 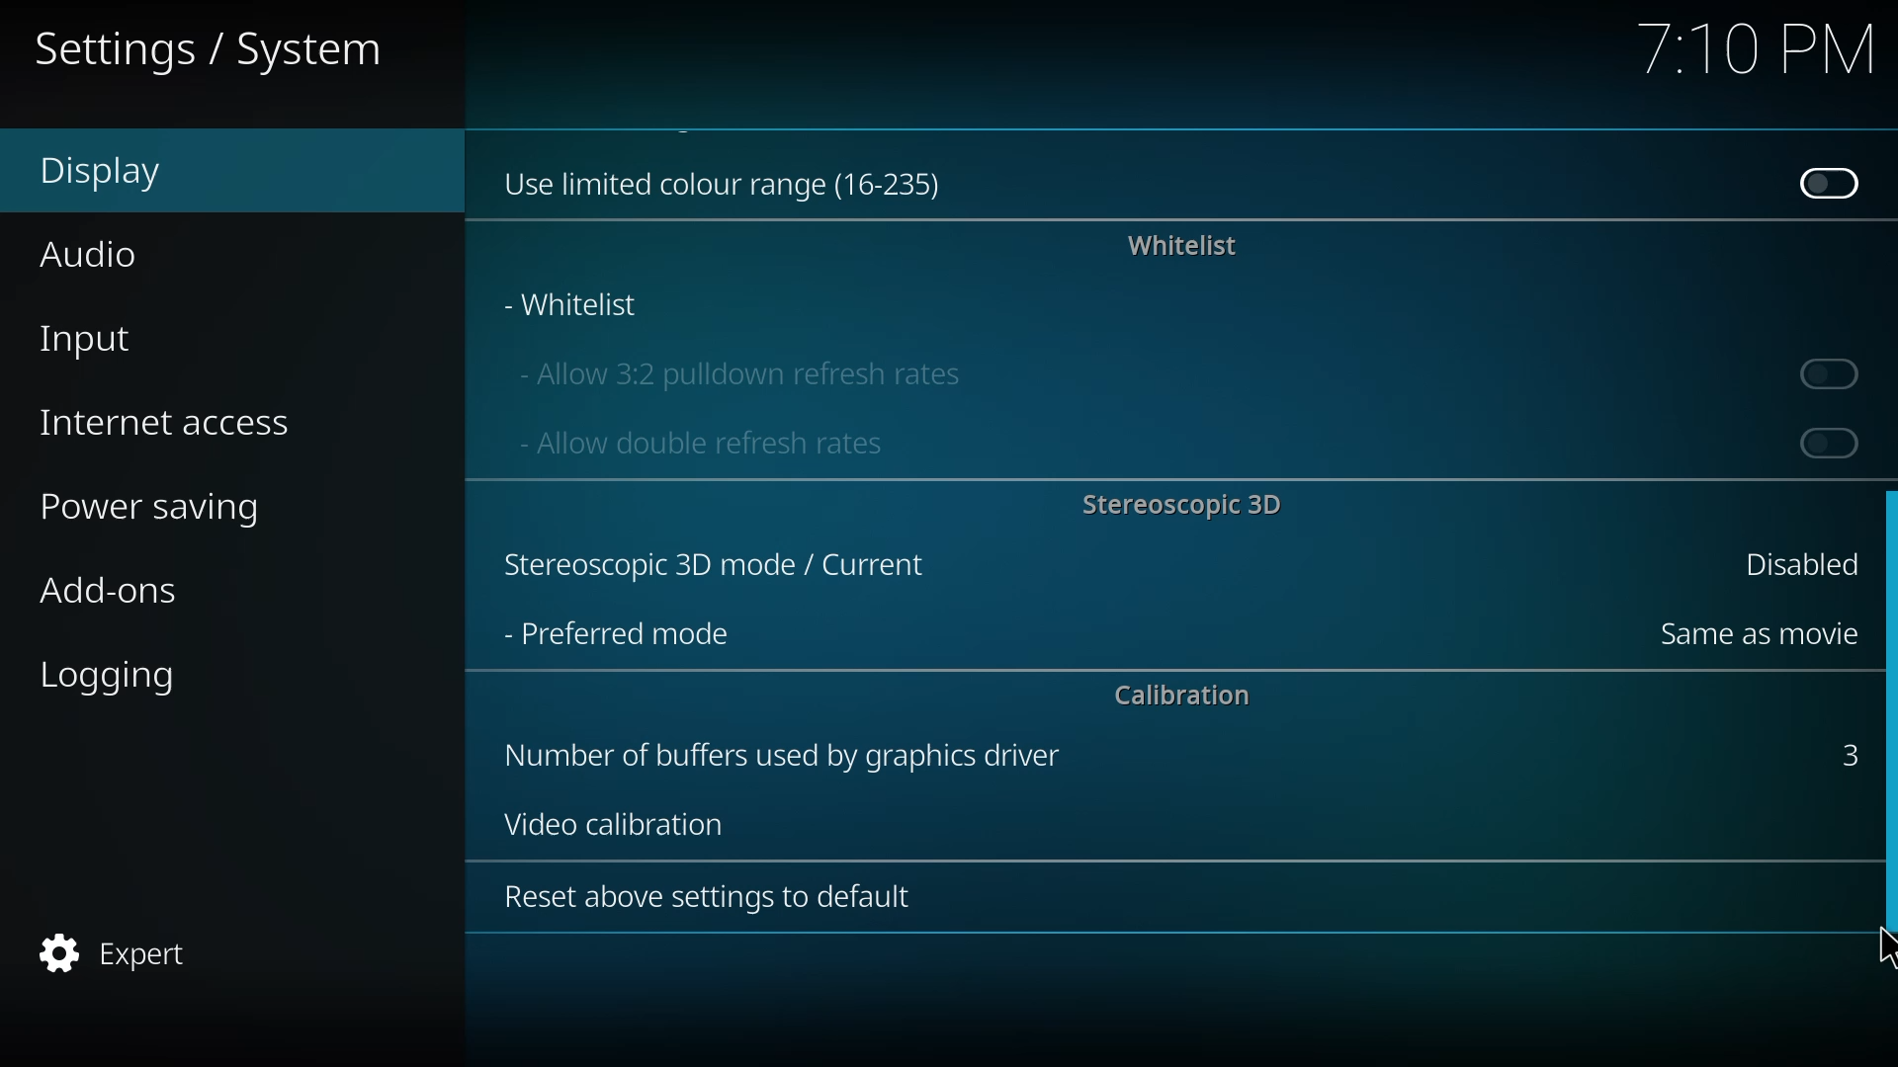 I want to click on expert, so click(x=117, y=954).